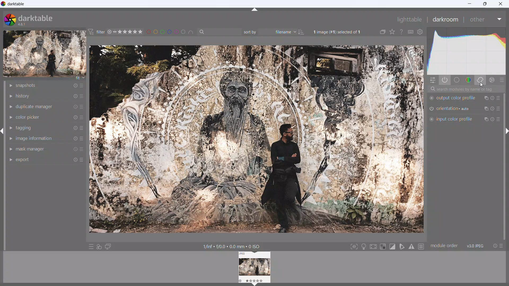 The width and height of the screenshot is (509, 286). Describe the element at coordinates (11, 160) in the screenshot. I see `show module` at that location.